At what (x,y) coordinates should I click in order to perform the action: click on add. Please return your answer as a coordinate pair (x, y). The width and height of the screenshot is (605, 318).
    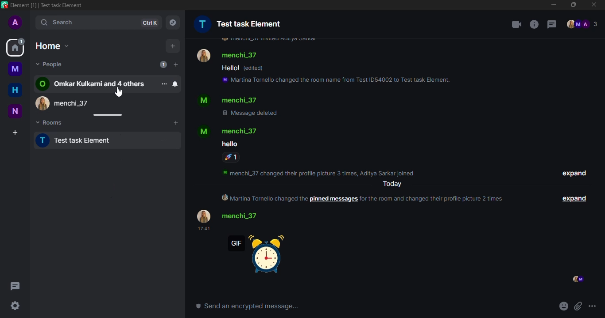
    Looking at the image, I should click on (175, 123).